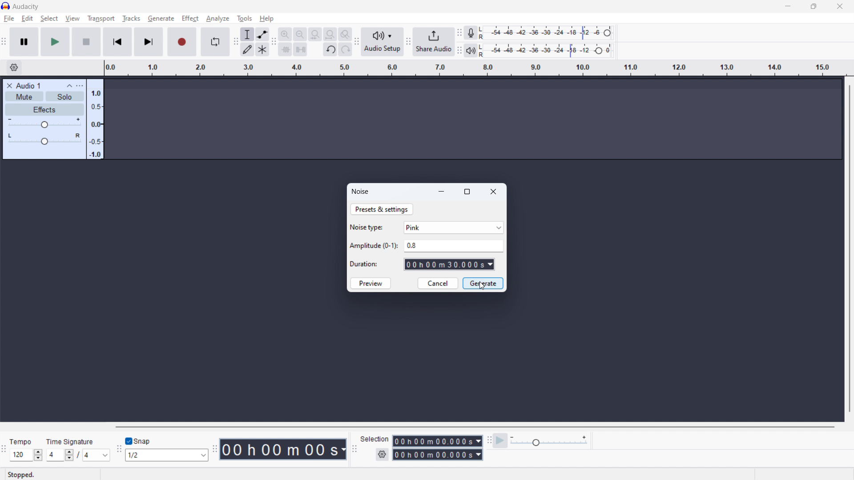 Image resolution: width=854 pixels, height=480 pixels. Describe the element at coordinates (315, 34) in the screenshot. I see `fit selection to width` at that location.